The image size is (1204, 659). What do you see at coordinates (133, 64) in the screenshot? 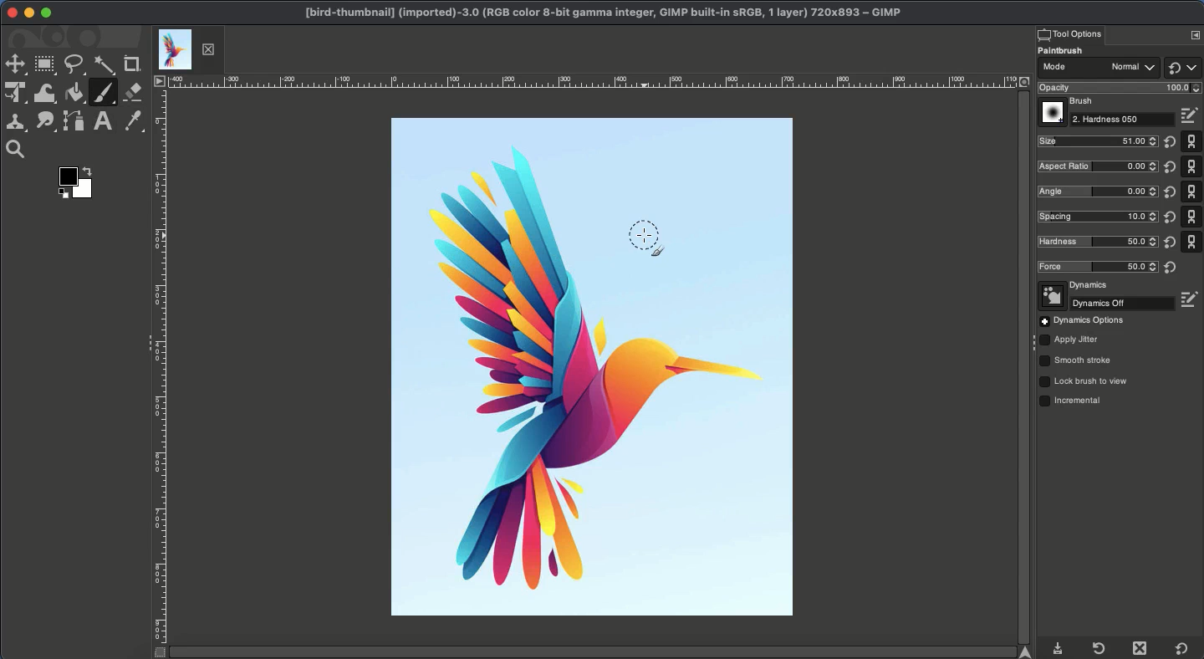
I see `Crop` at bounding box center [133, 64].